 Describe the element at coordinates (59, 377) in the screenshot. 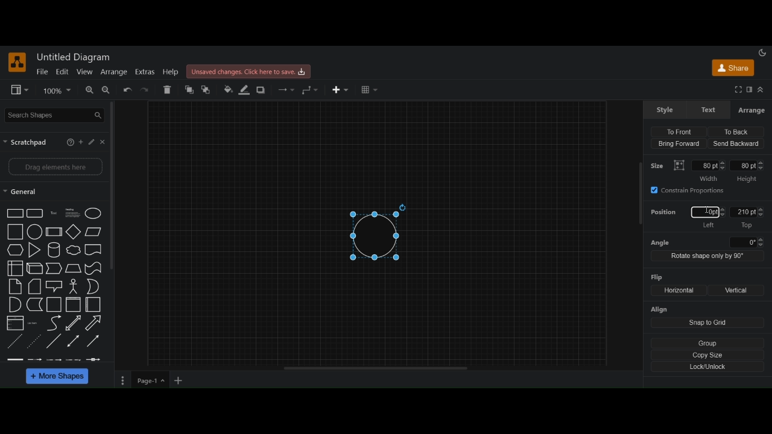

I see `more shapes` at that location.